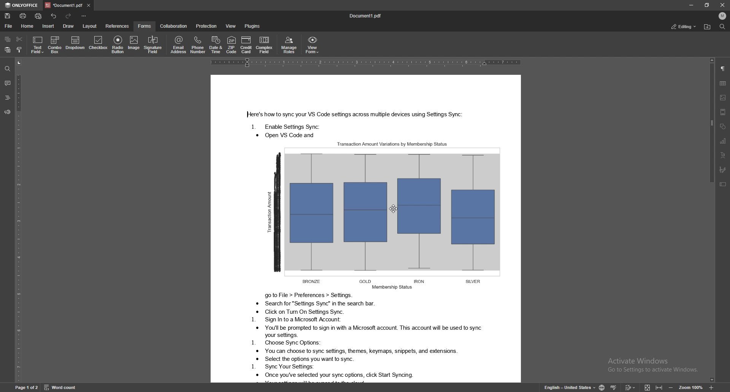 The image size is (730, 392). I want to click on zoom out, so click(671, 387).